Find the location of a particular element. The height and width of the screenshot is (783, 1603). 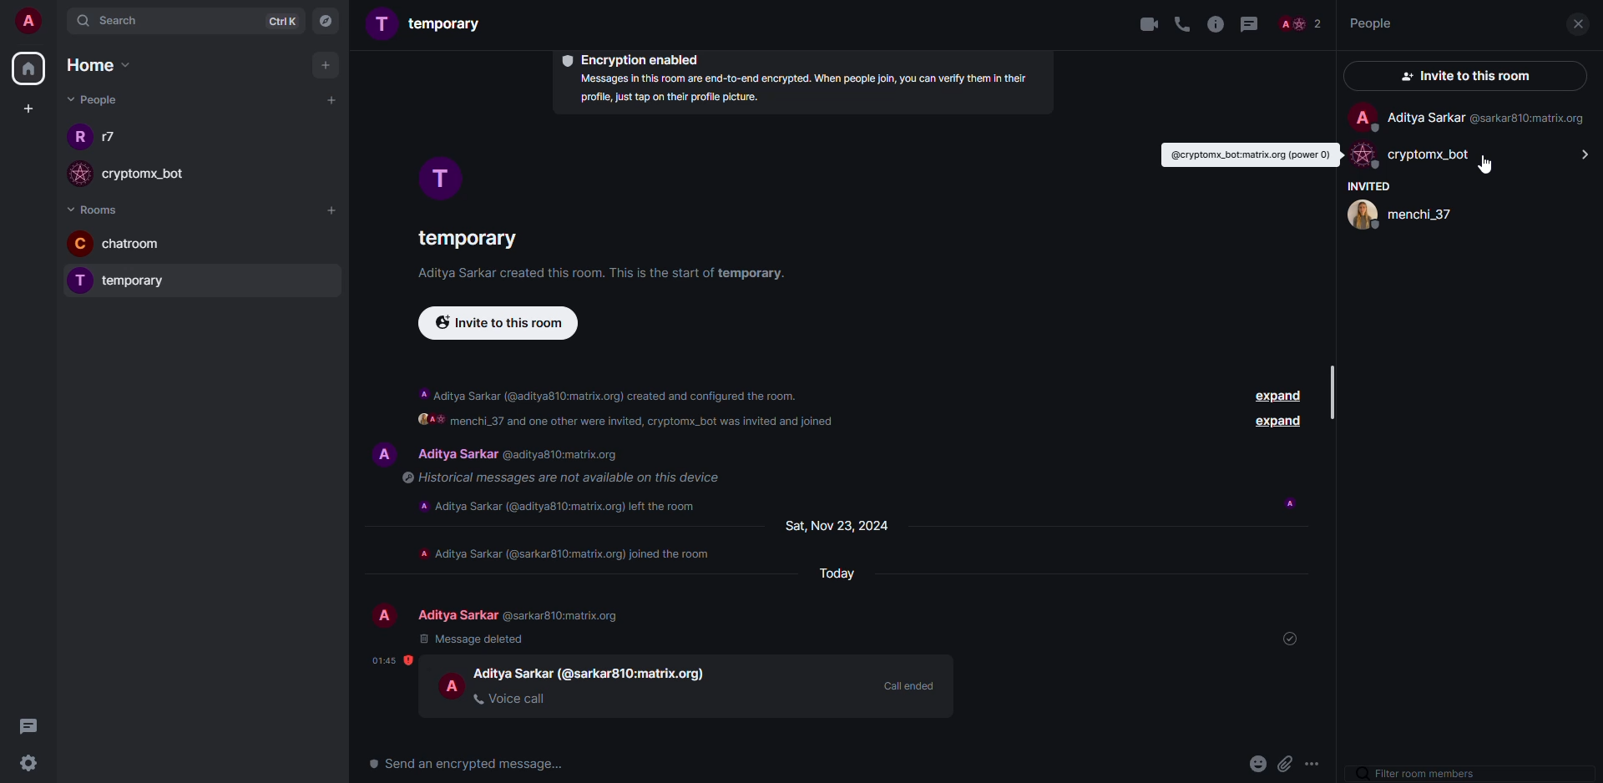

people is located at coordinates (114, 138).